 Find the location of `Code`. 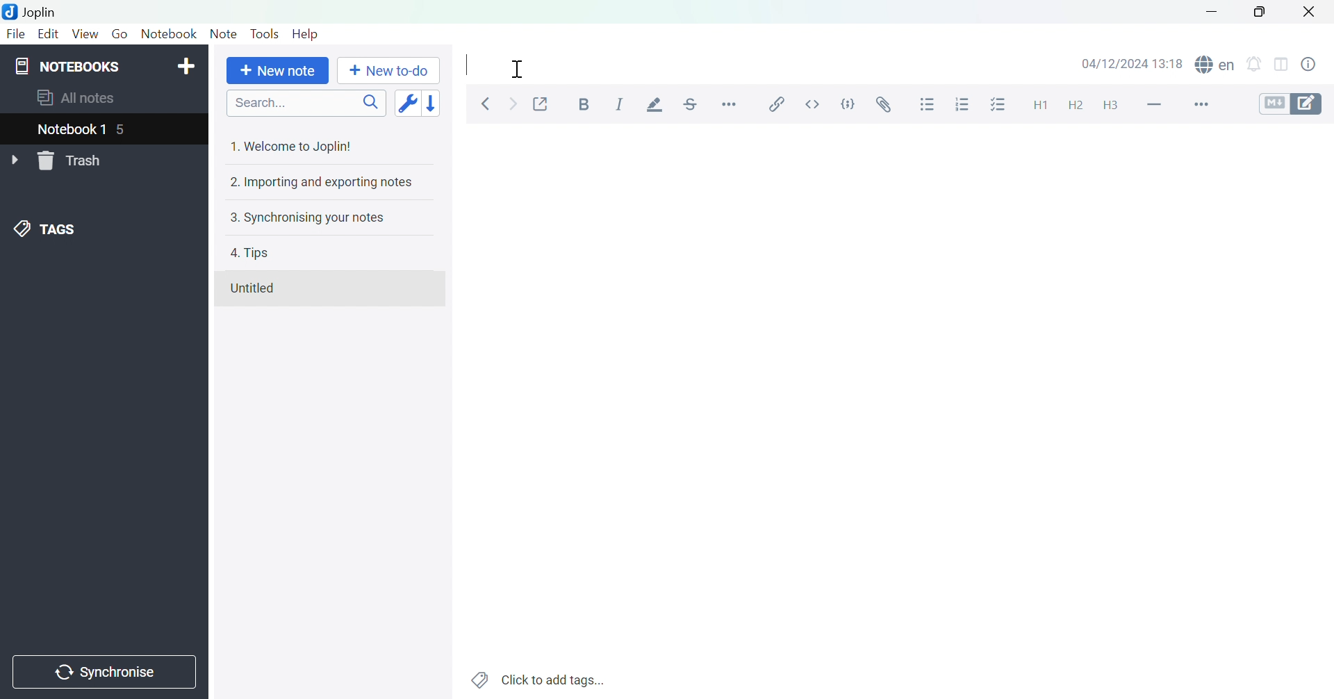

Code is located at coordinates (847, 102).